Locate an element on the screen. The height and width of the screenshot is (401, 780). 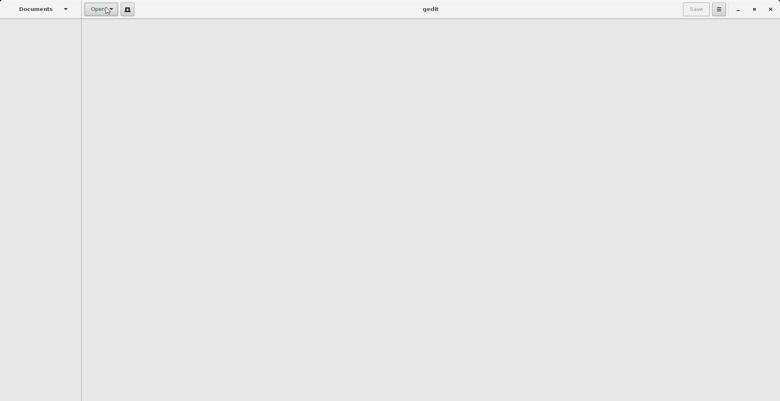
Cursor is located at coordinates (107, 12).